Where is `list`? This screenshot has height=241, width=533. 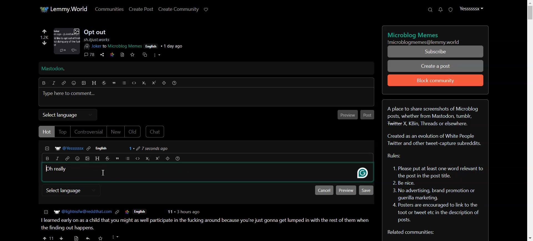
list is located at coordinates (126, 159).